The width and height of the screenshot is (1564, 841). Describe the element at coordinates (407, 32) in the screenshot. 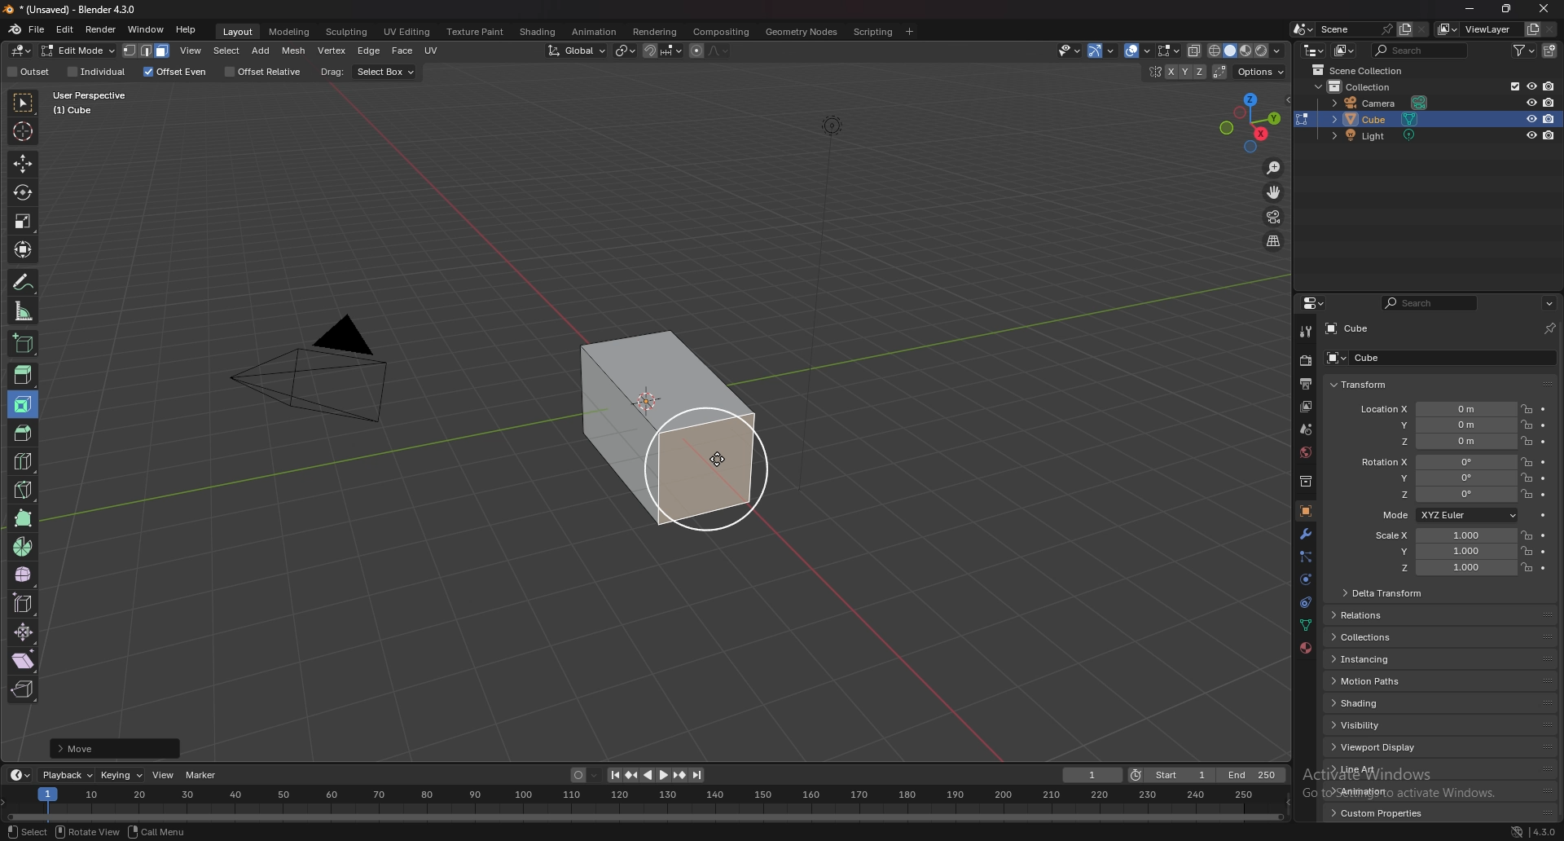

I see `uv editing` at that location.